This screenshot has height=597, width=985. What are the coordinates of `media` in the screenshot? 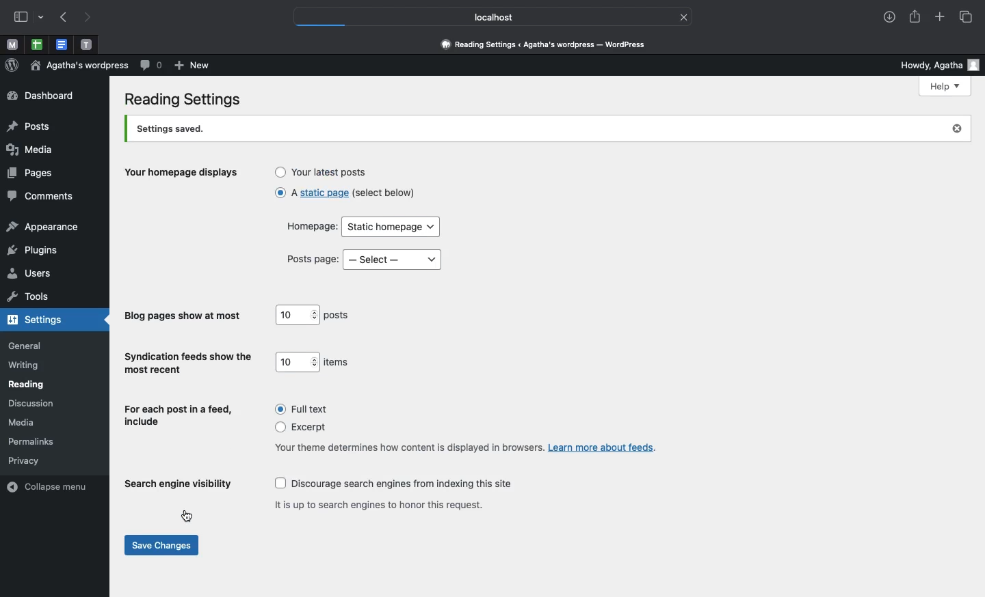 It's located at (24, 422).